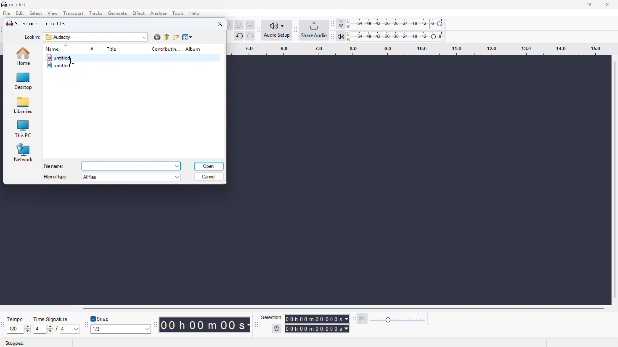  I want to click on go to previous folder, so click(166, 37).